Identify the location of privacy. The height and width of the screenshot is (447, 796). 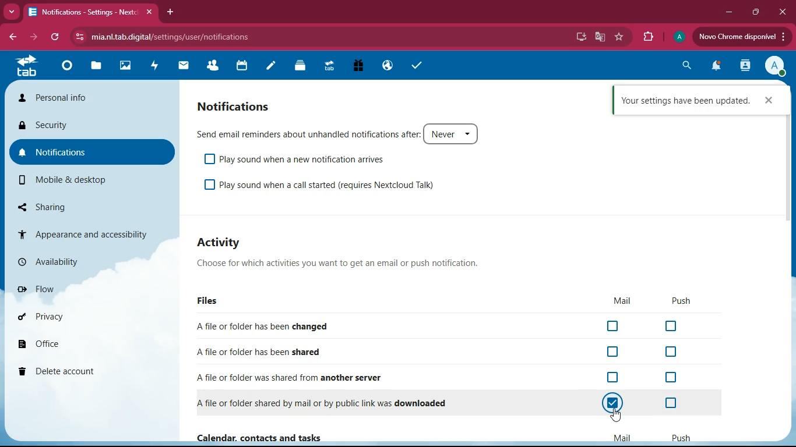
(71, 315).